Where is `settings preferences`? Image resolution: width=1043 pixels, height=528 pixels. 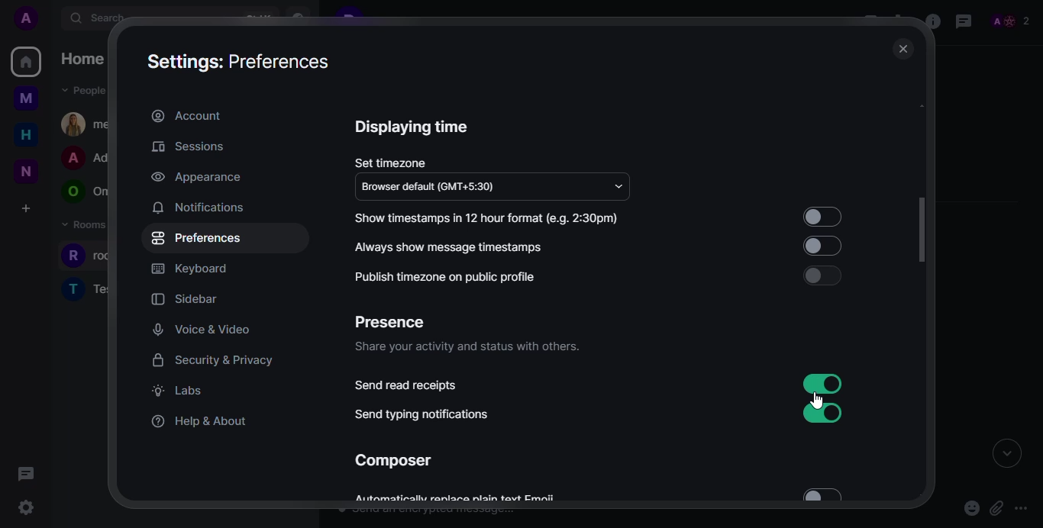 settings preferences is located at coordinates (241, 63).